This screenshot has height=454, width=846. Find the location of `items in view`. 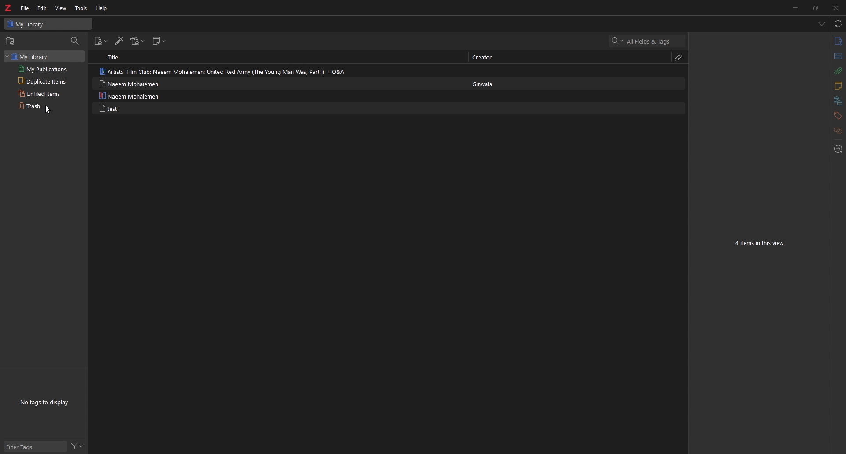

items in view is located at coordinates (760, 242).